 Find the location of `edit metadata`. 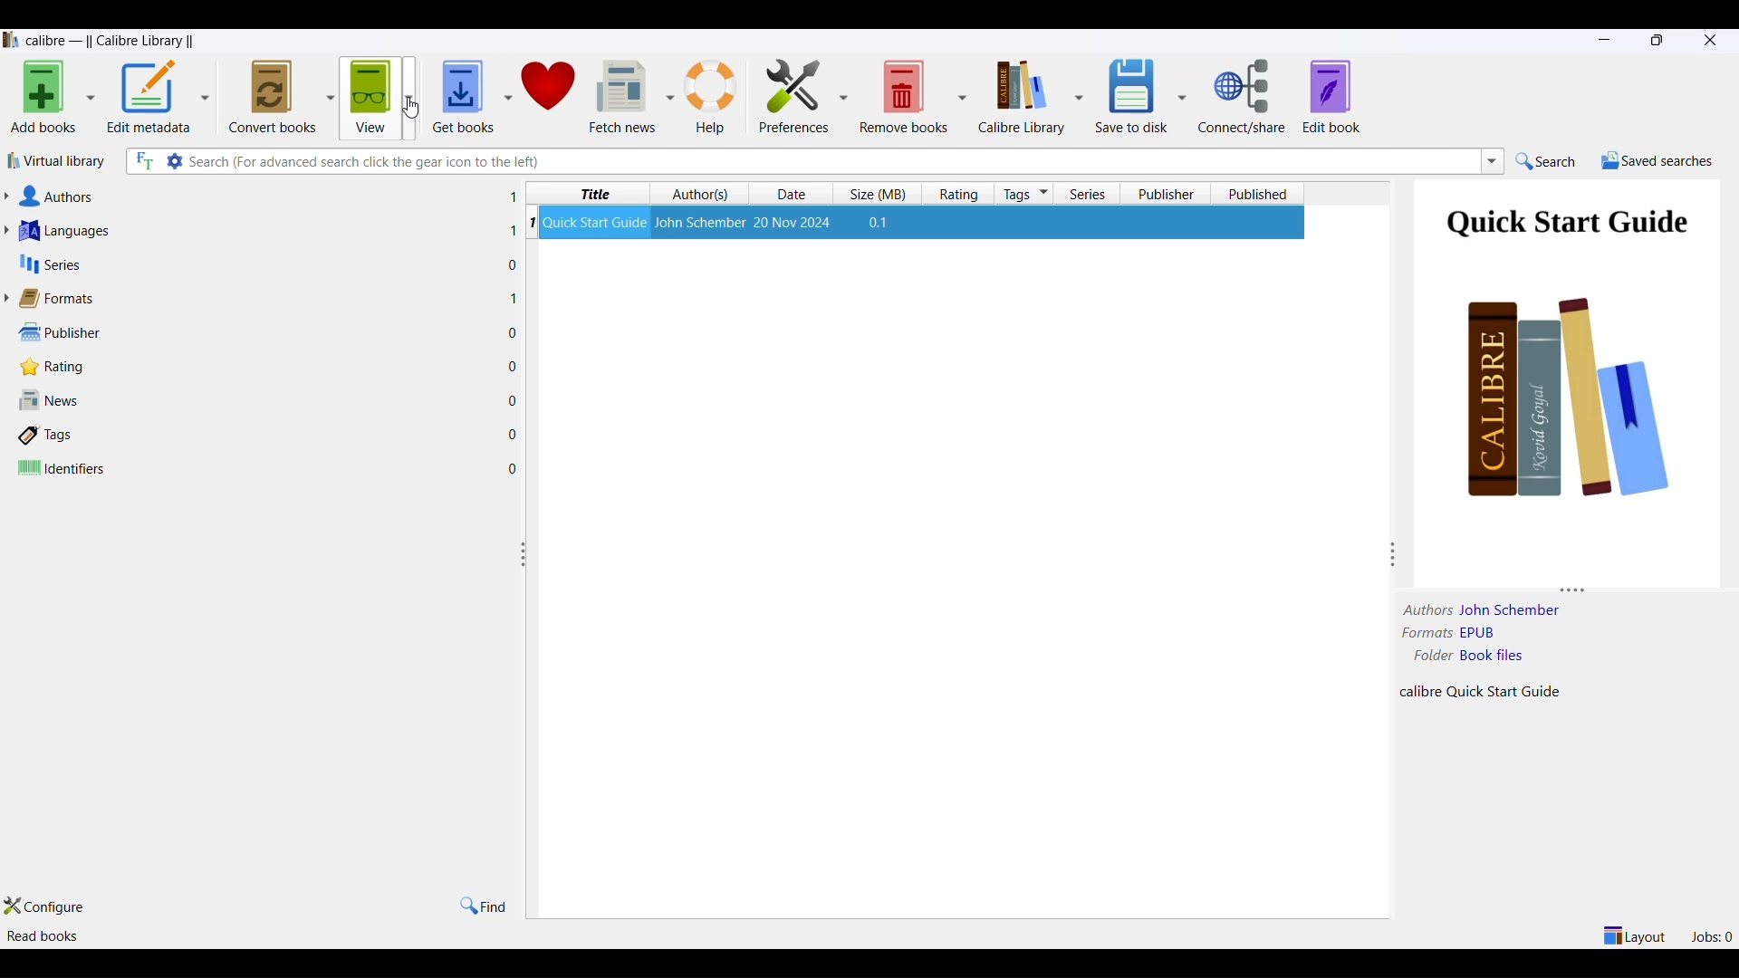

edit metadata is located at coordinates (150, 99).